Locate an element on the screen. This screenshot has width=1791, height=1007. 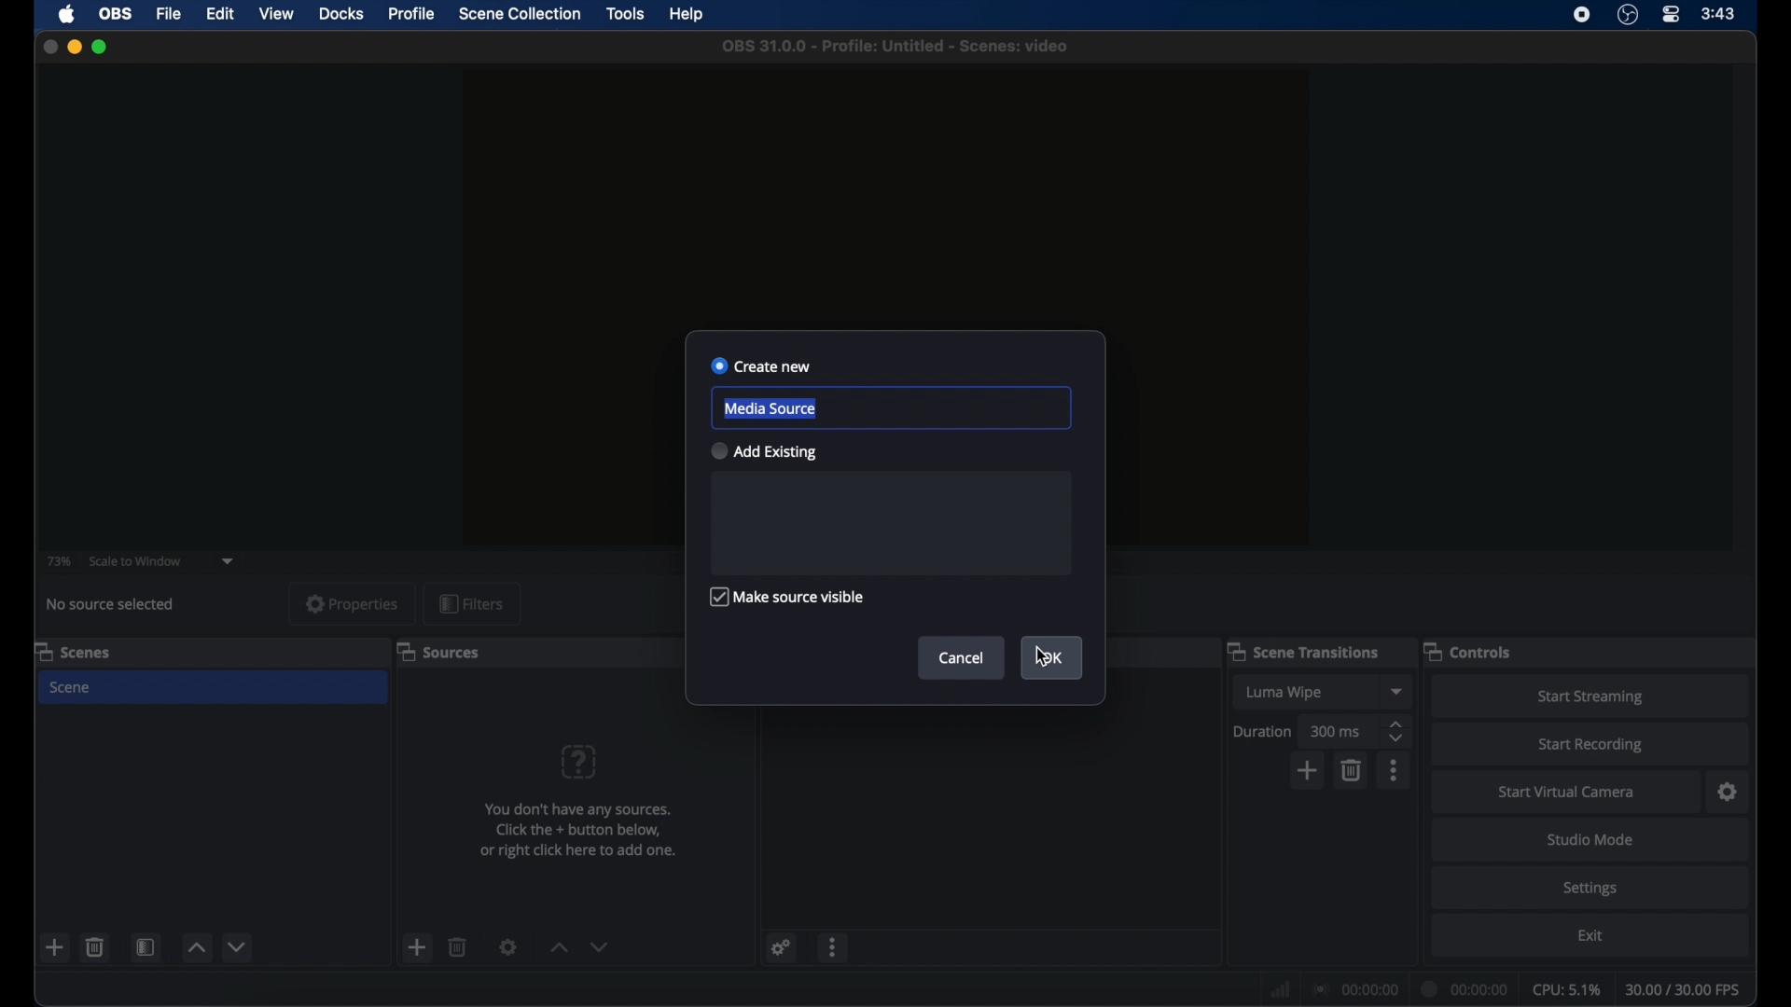
decrement is located at coordinates (599, 946).